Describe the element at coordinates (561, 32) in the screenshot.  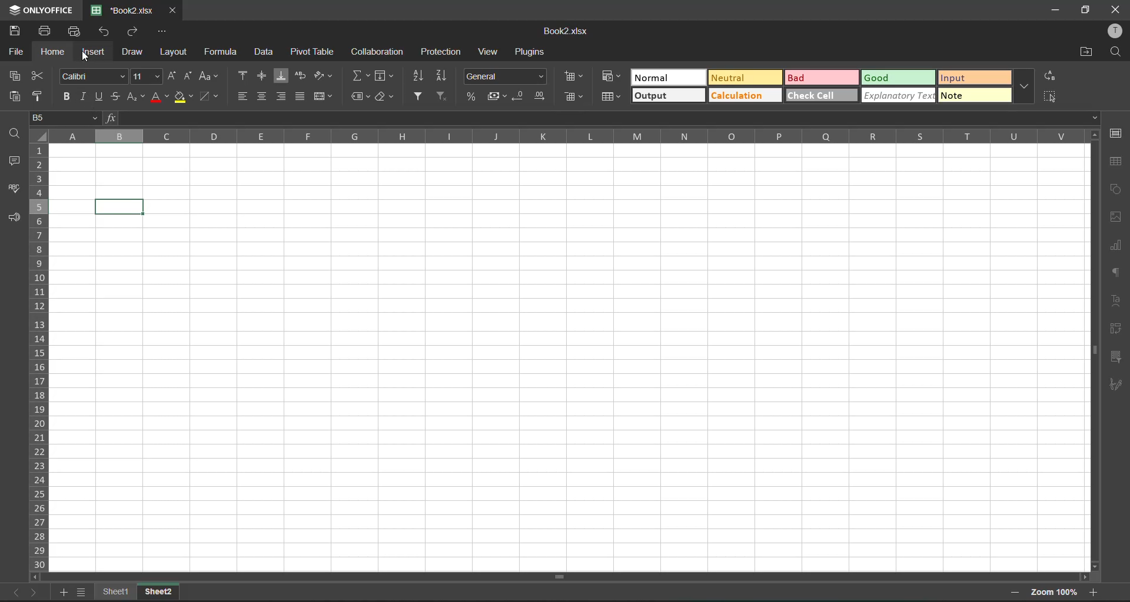
I see `Book2.xlsx` at that location.